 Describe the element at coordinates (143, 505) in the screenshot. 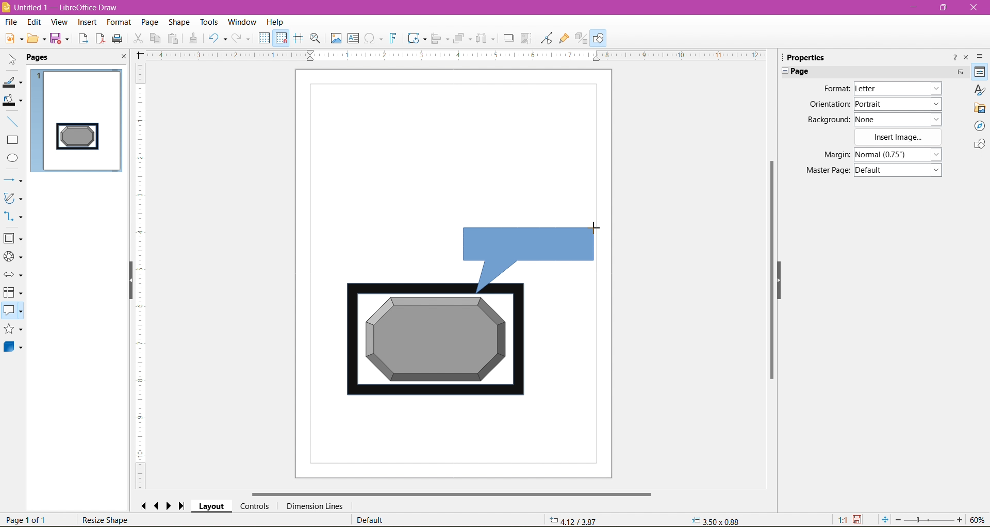

I see `Scroll to first page` at that location.